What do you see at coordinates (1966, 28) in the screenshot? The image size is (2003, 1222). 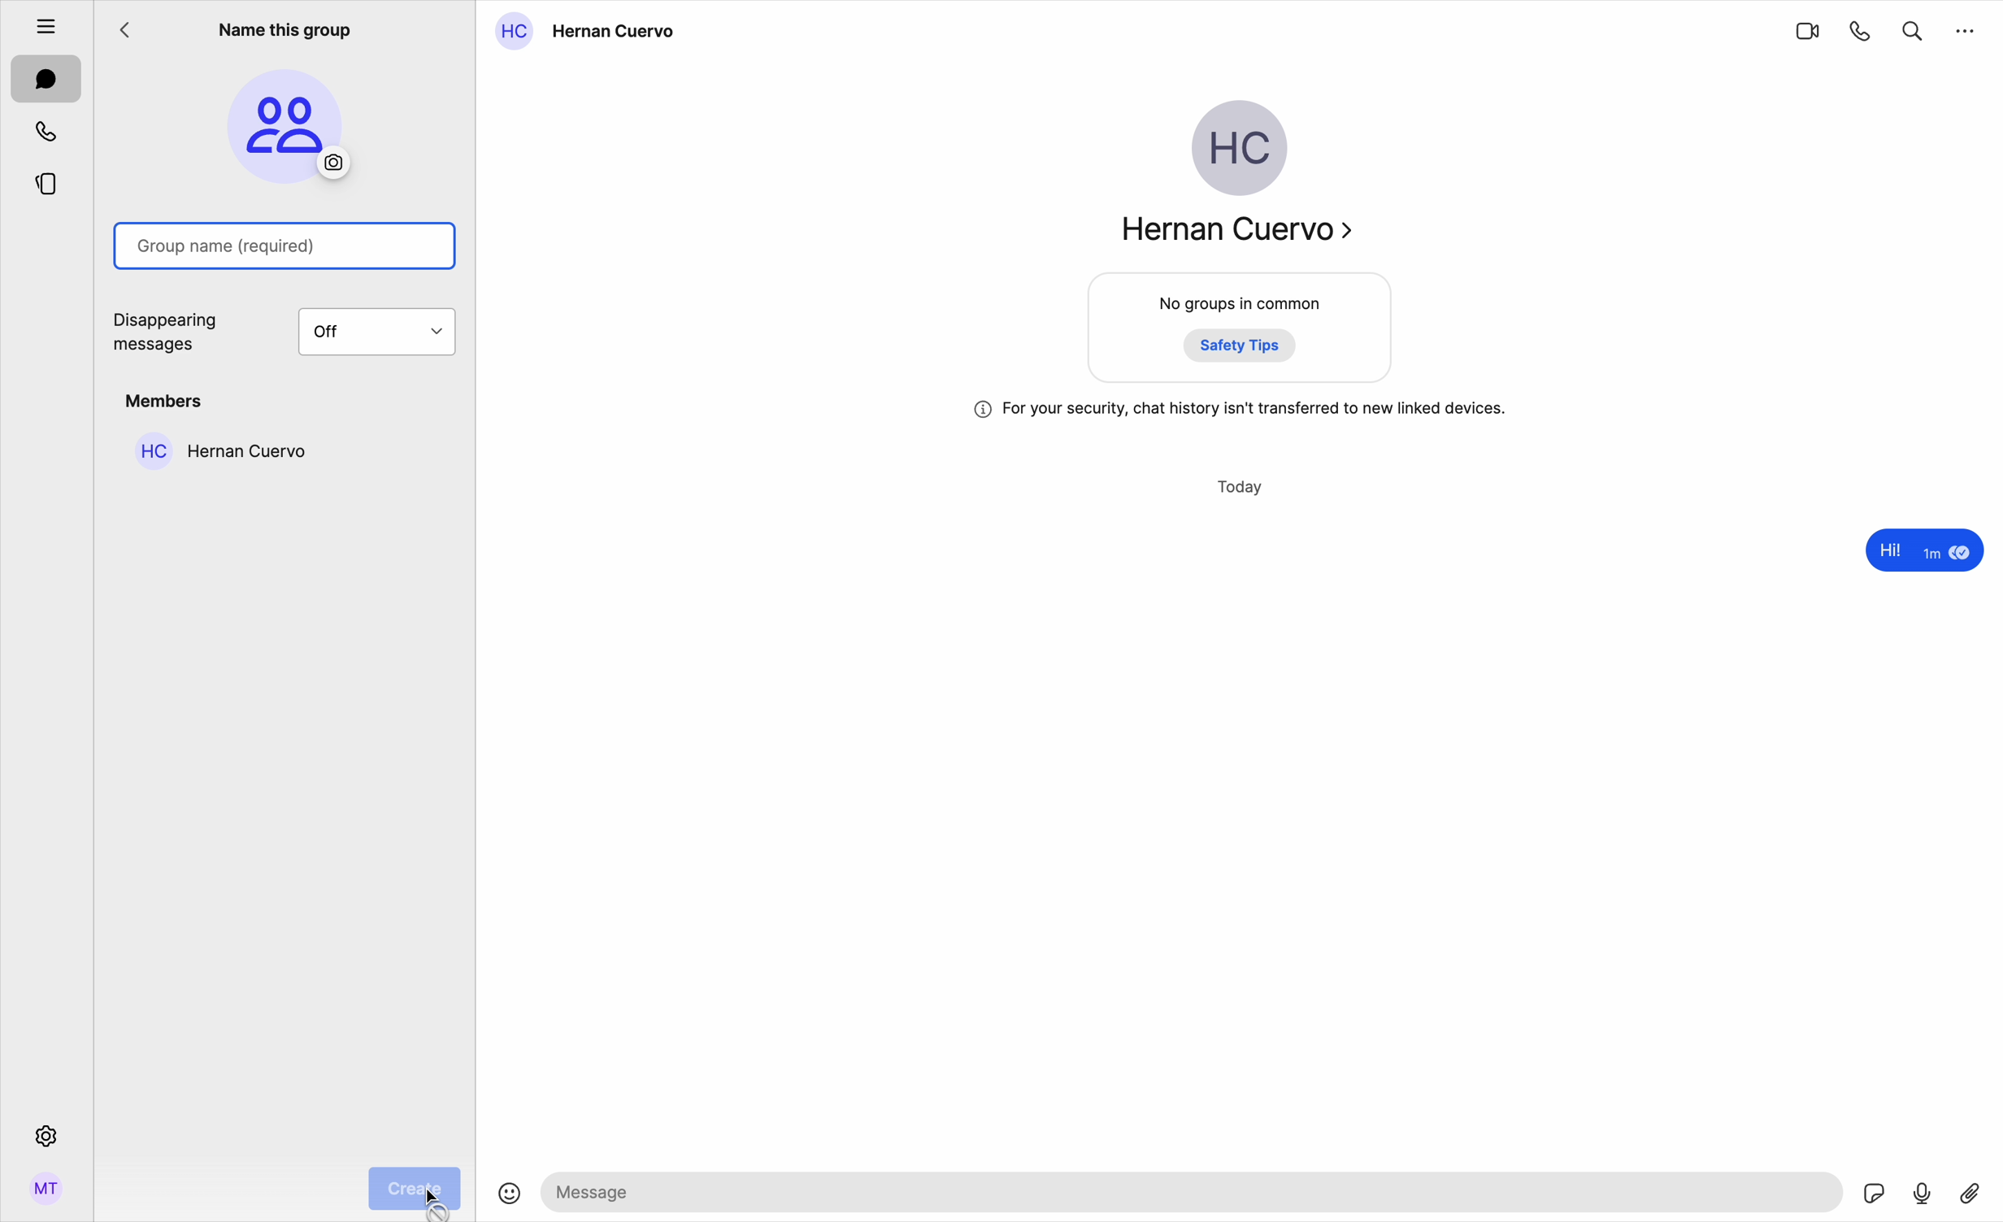 I see `more options` at bounding box center [1966, 28].